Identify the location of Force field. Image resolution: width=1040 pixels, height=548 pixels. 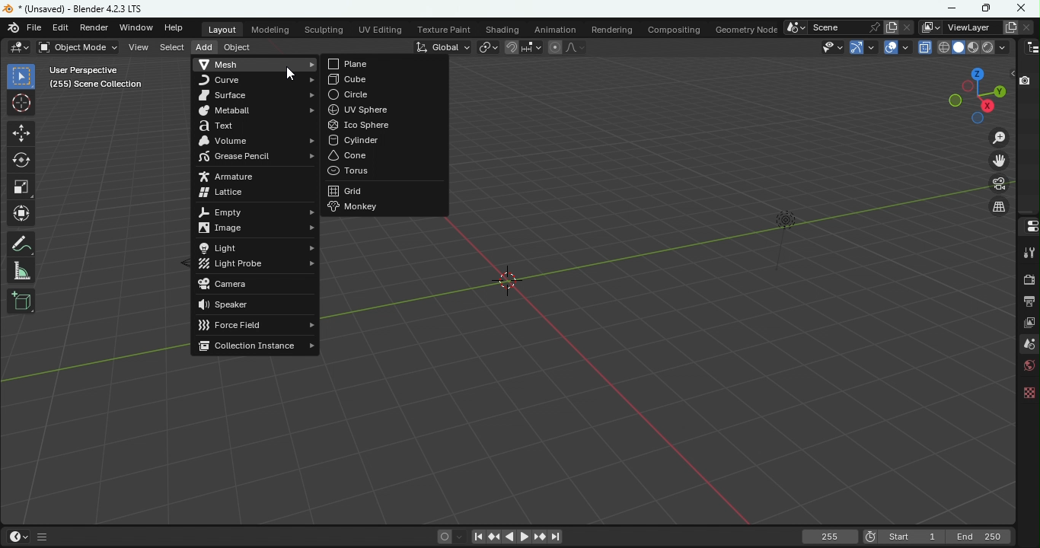
(252, 327).